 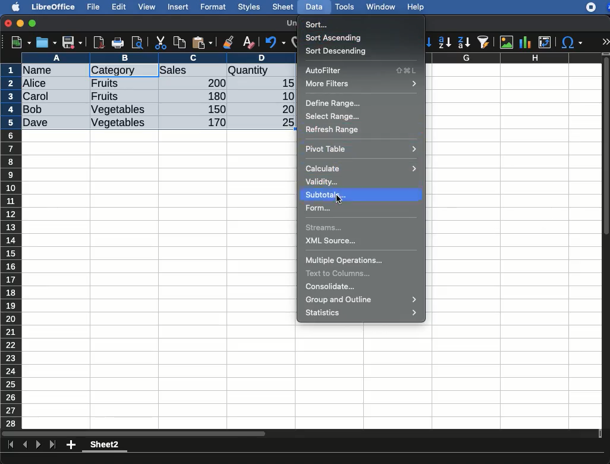 I want to click on help, so click(x=416, y=8).